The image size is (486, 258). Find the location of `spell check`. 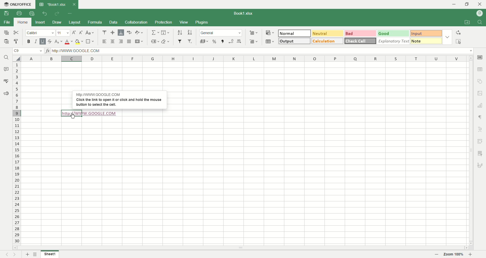

spell check is located at coordinates (6, 81).